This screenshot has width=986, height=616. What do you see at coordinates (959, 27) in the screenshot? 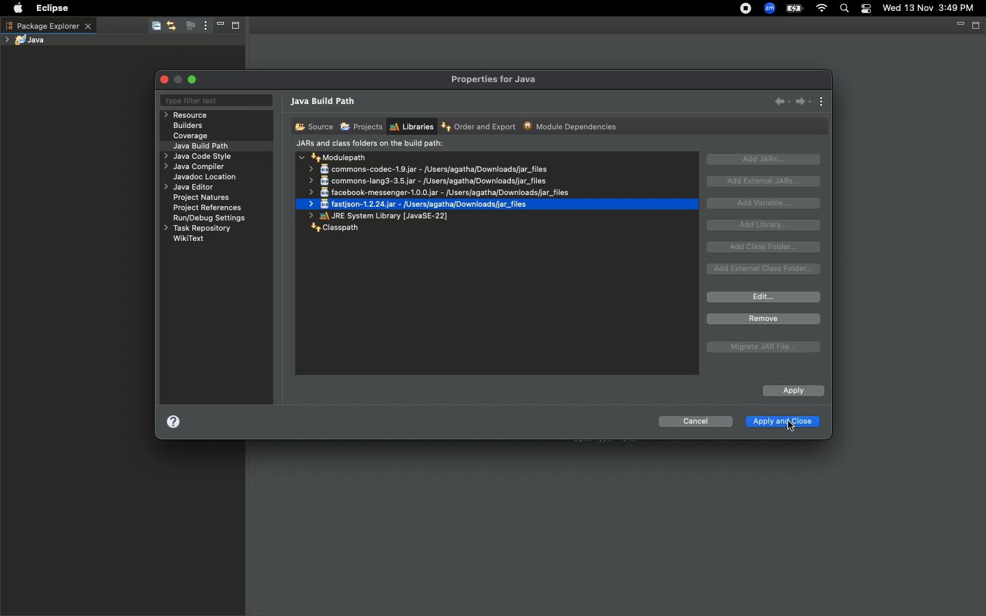
I see `Minimize` at bounding box center [959, 27].